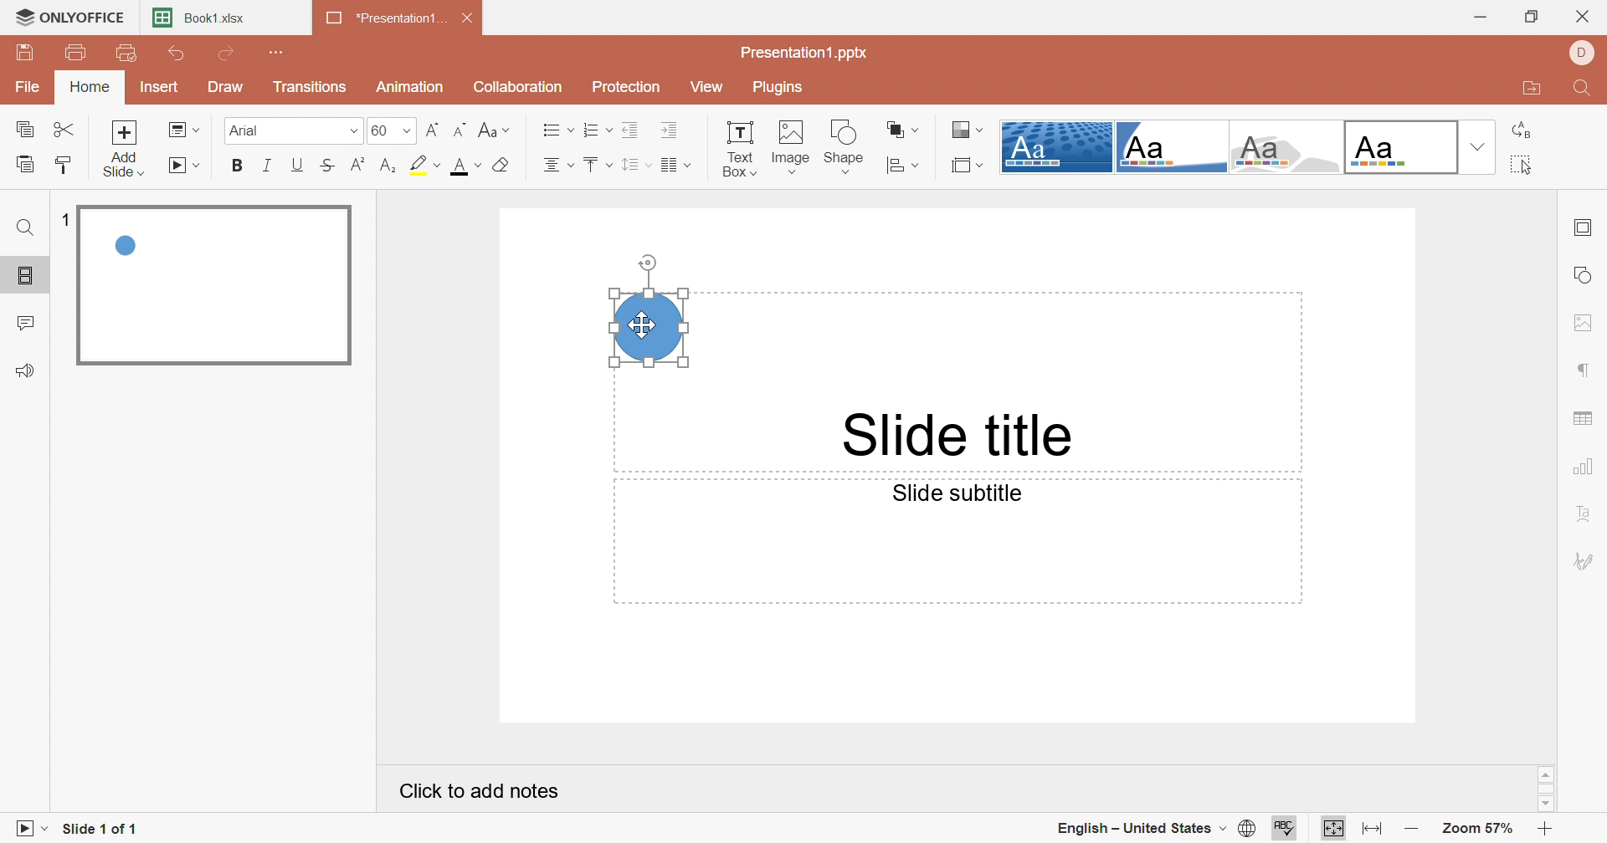 The width and height of the screenshot is (1607, 843). Describe the element at coordinates (23, 276) in the screenshot. I see `Slides` at that location.